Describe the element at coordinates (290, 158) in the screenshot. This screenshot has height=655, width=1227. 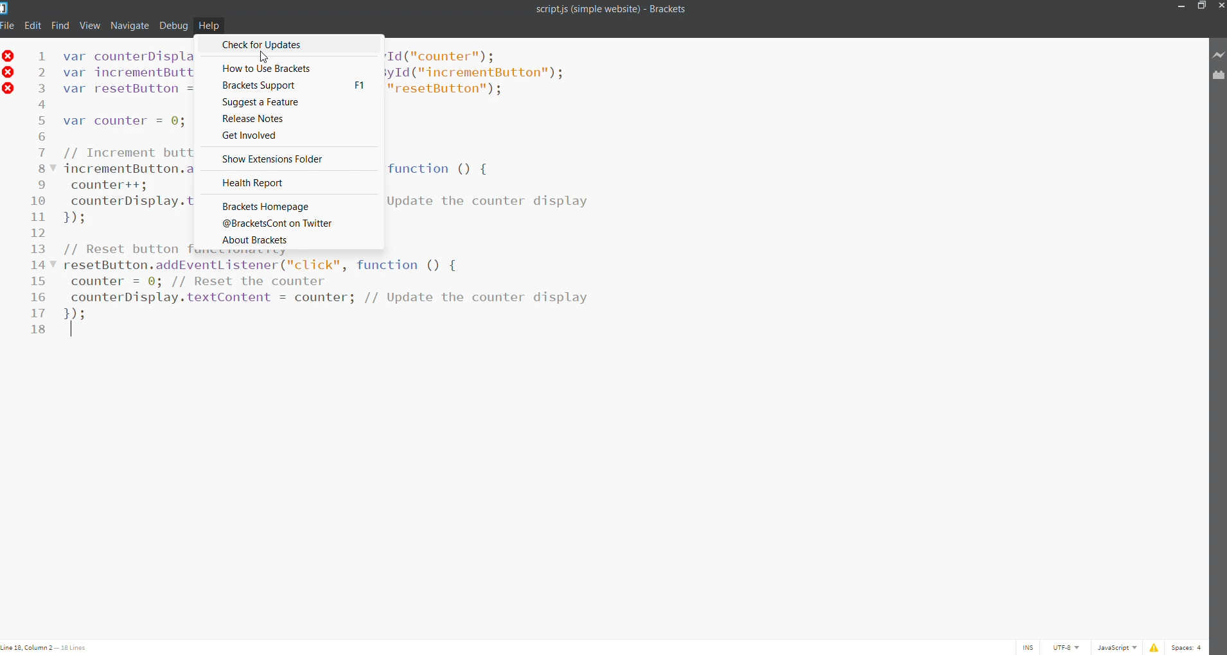
I see `show extensions folder` at that location.